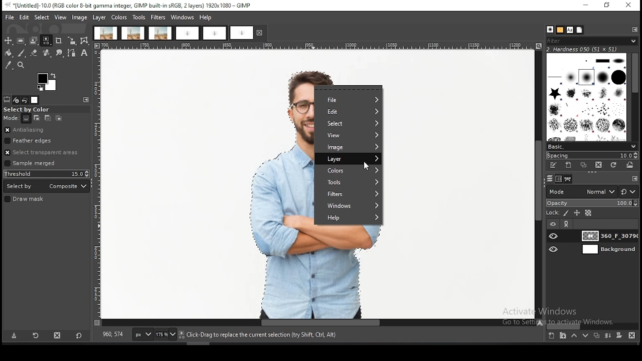 This screenshot has height=361, width=642. I want to click on scroll bar, so click(593, 326).